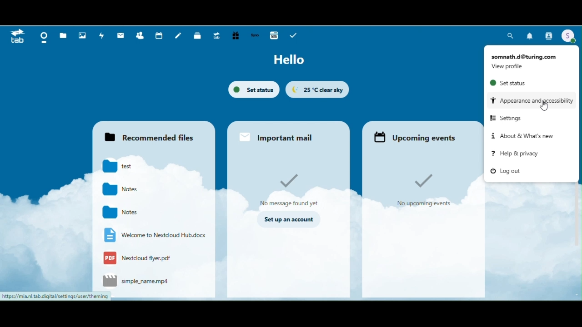  I want to click on About and what's new, so click(521, 135).